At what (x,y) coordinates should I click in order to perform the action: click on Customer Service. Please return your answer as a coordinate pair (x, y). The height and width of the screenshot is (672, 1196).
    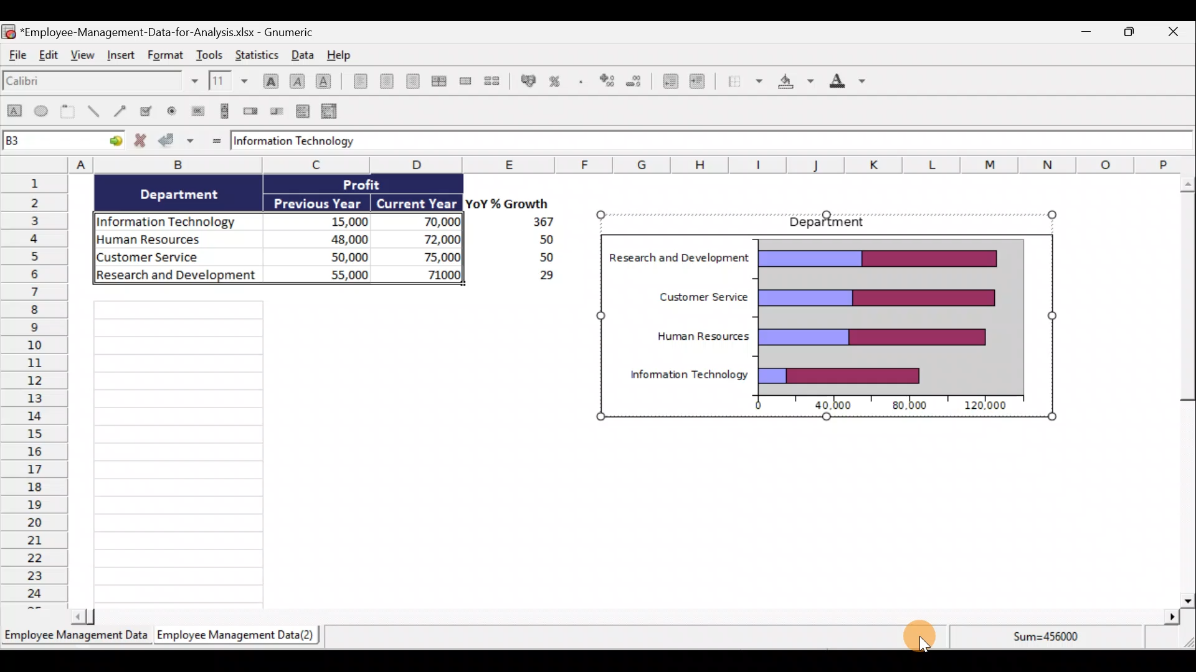
    Looking at the image, I should click on (695, 295).